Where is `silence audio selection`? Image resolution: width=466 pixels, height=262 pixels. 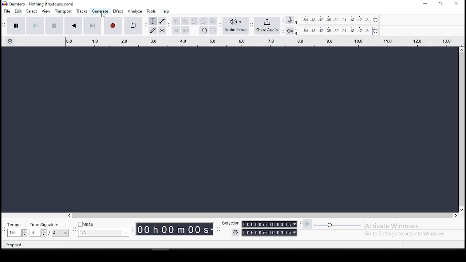 silence audio selection is located at coordinates (186, 30).